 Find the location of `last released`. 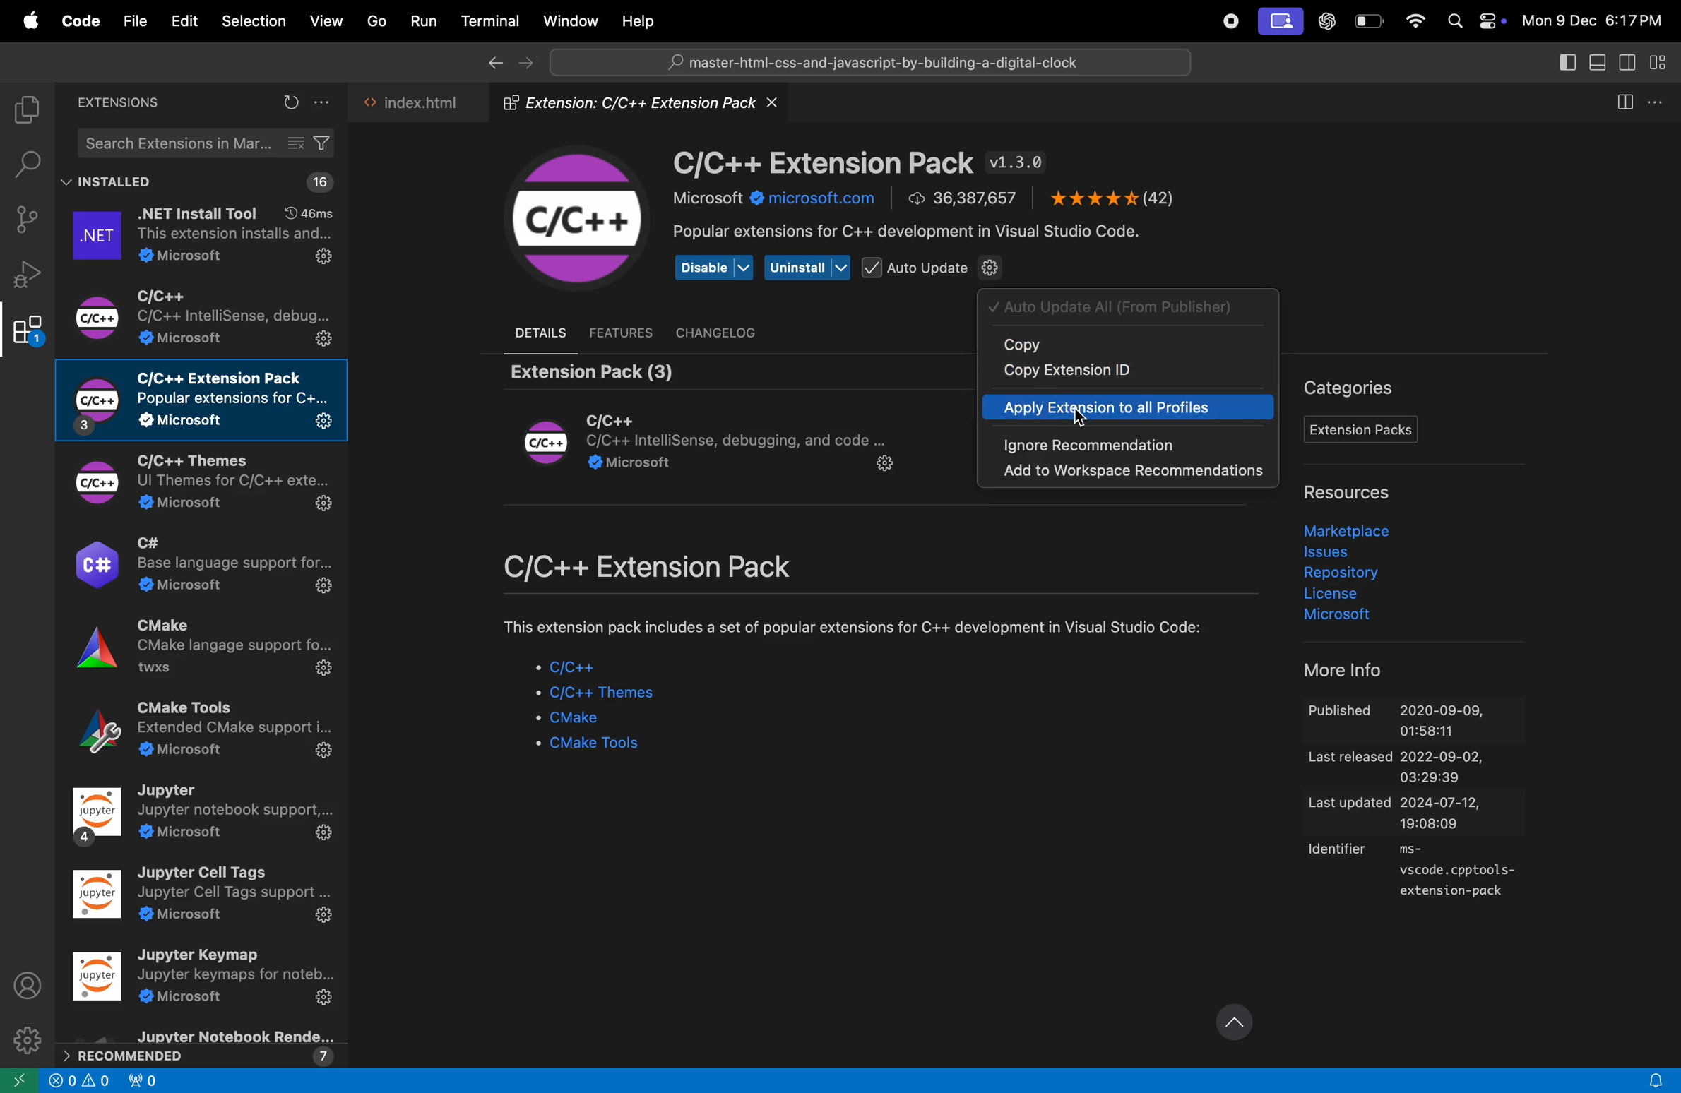

last released is located at coordinates (1422, 768).